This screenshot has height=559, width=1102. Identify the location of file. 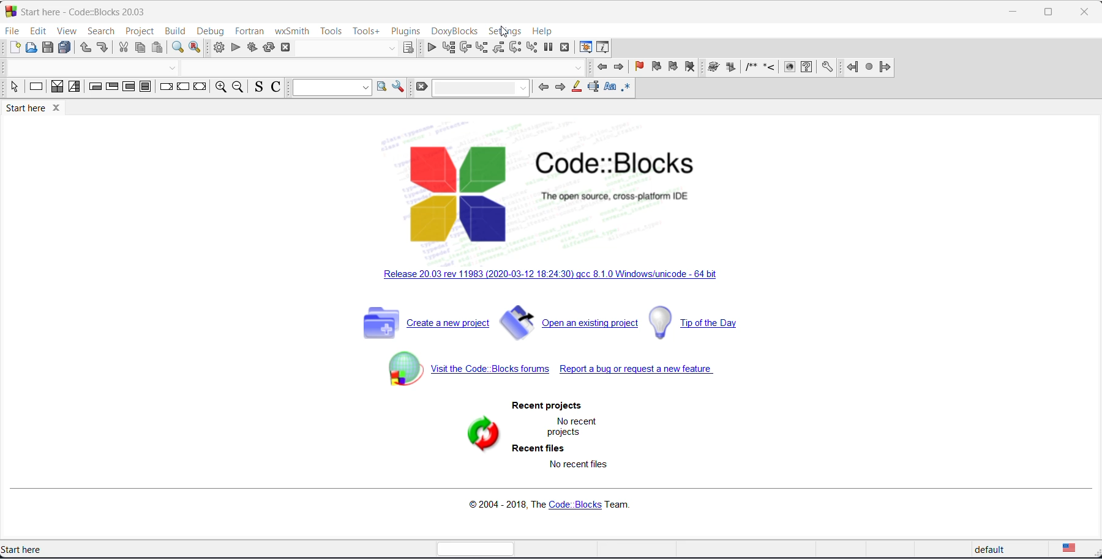
(13, 31).